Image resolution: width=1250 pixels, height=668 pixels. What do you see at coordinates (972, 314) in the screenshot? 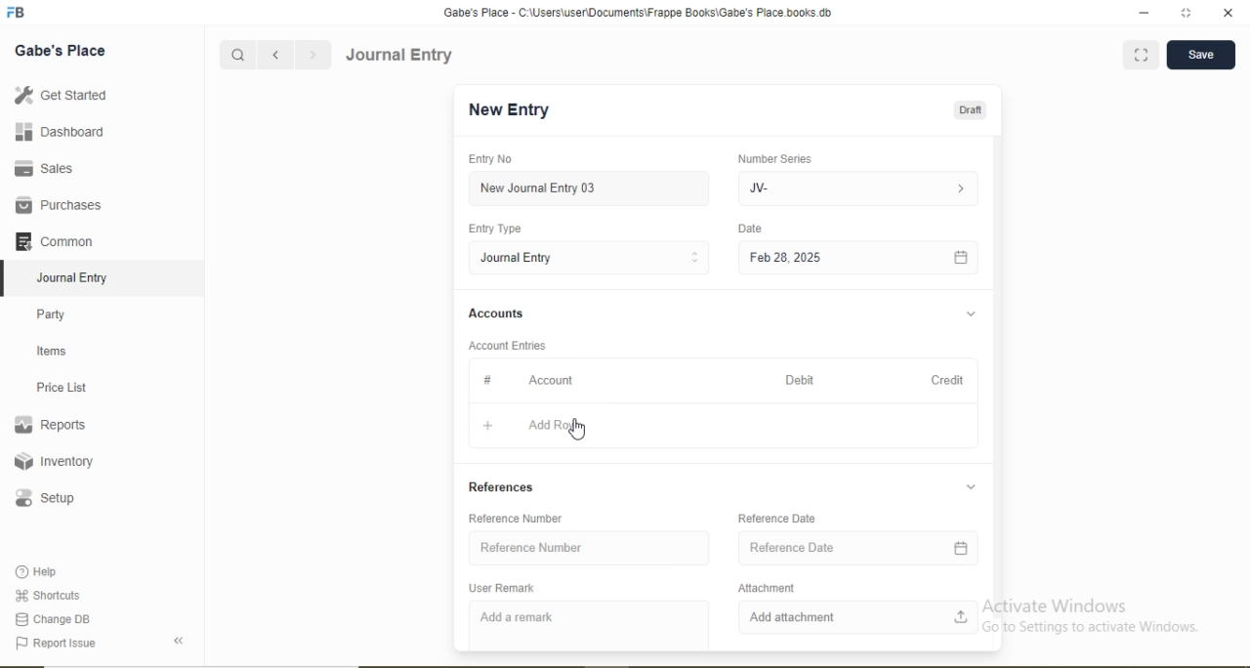
I see `Dropdown` at bounding box center [972, 314].